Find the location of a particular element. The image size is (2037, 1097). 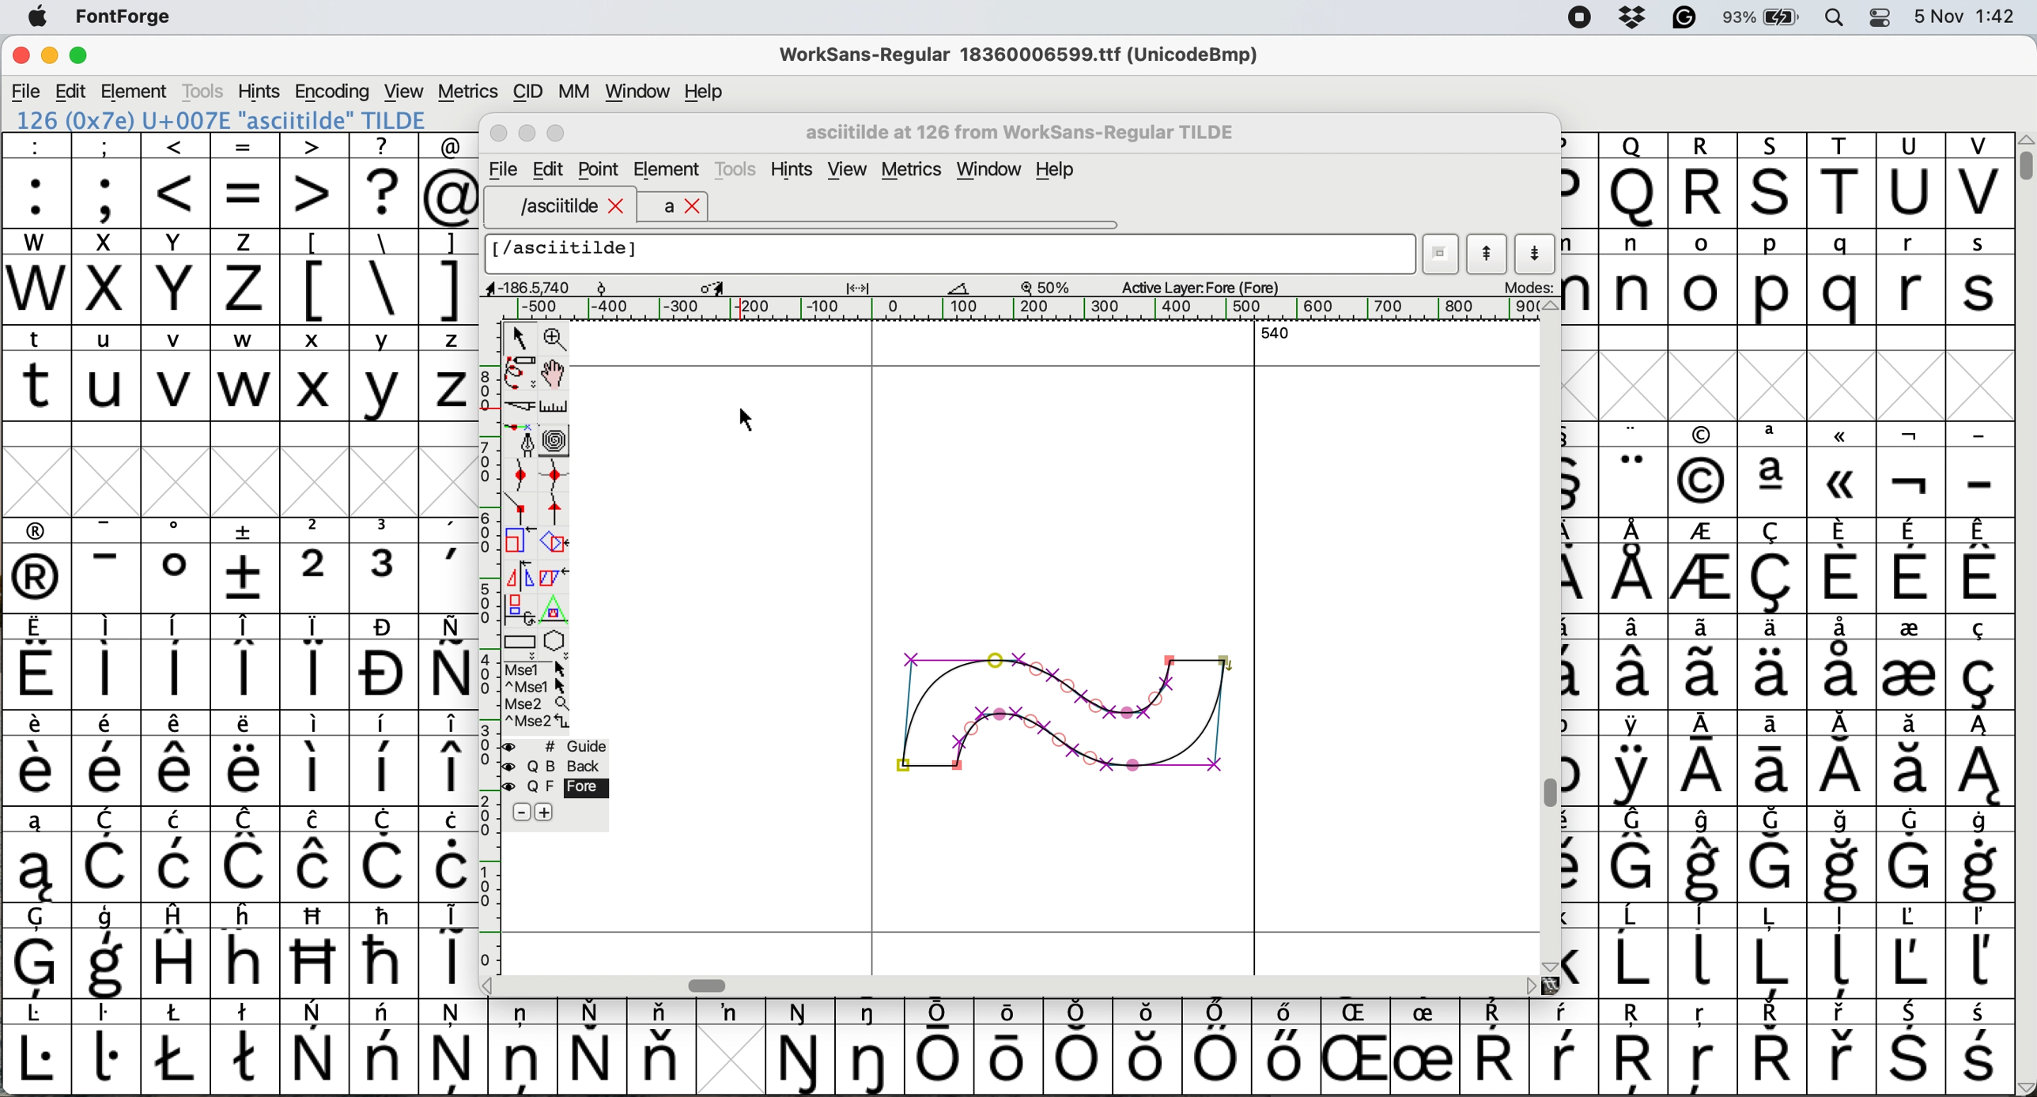

symbol is located at coordinates (661, 1046).